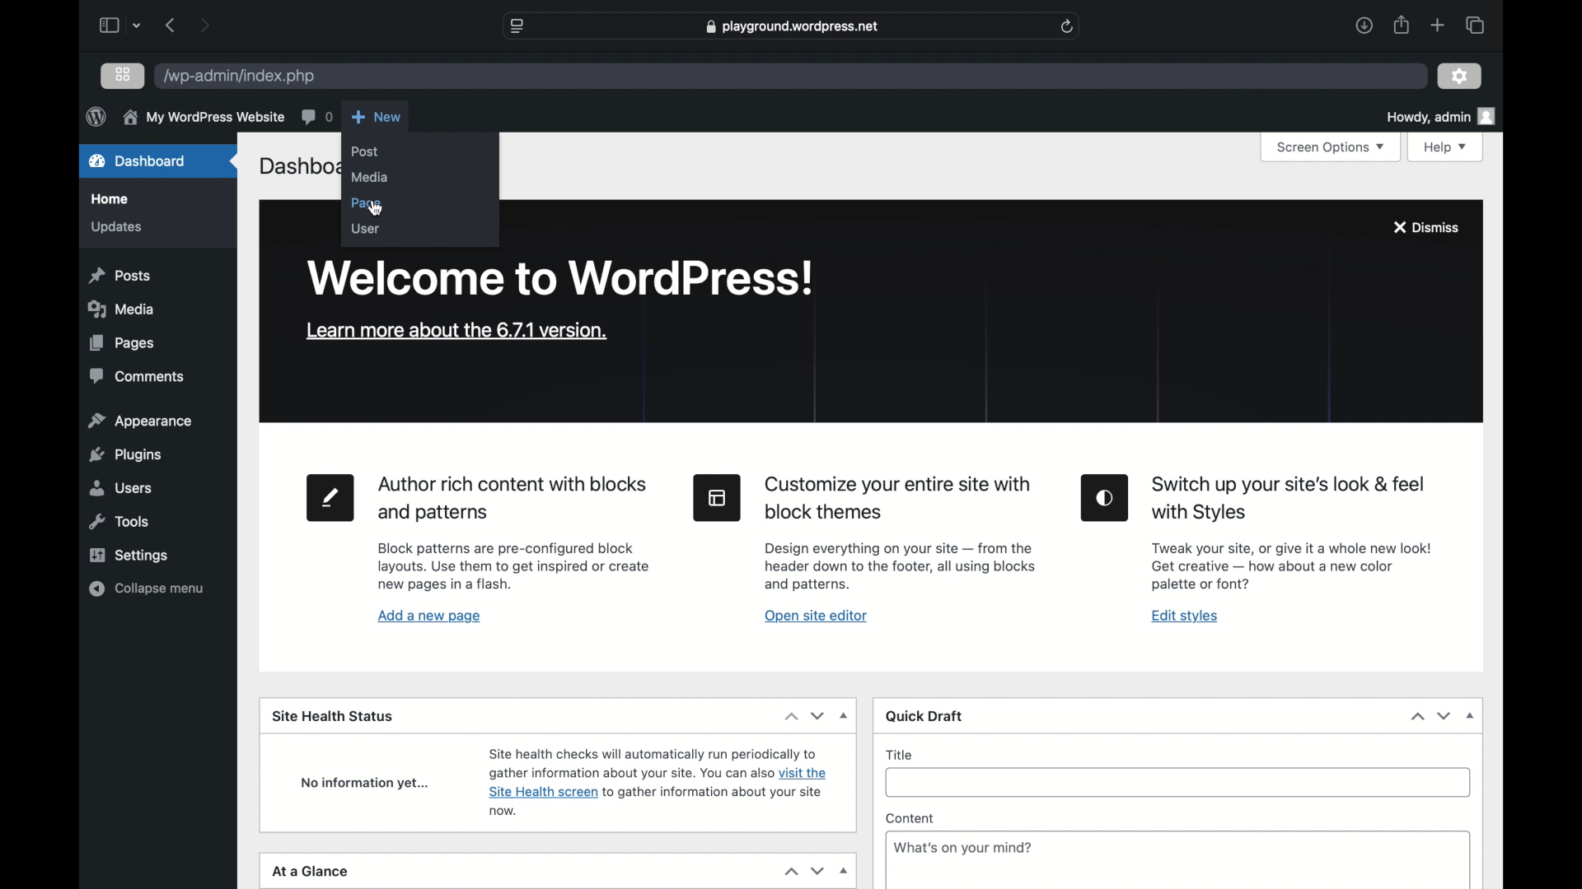 The height and width of the screenshot is (889, 1582). Describe the element at coordinates (515, 500) in the screenshot. I see `heading` at that location.